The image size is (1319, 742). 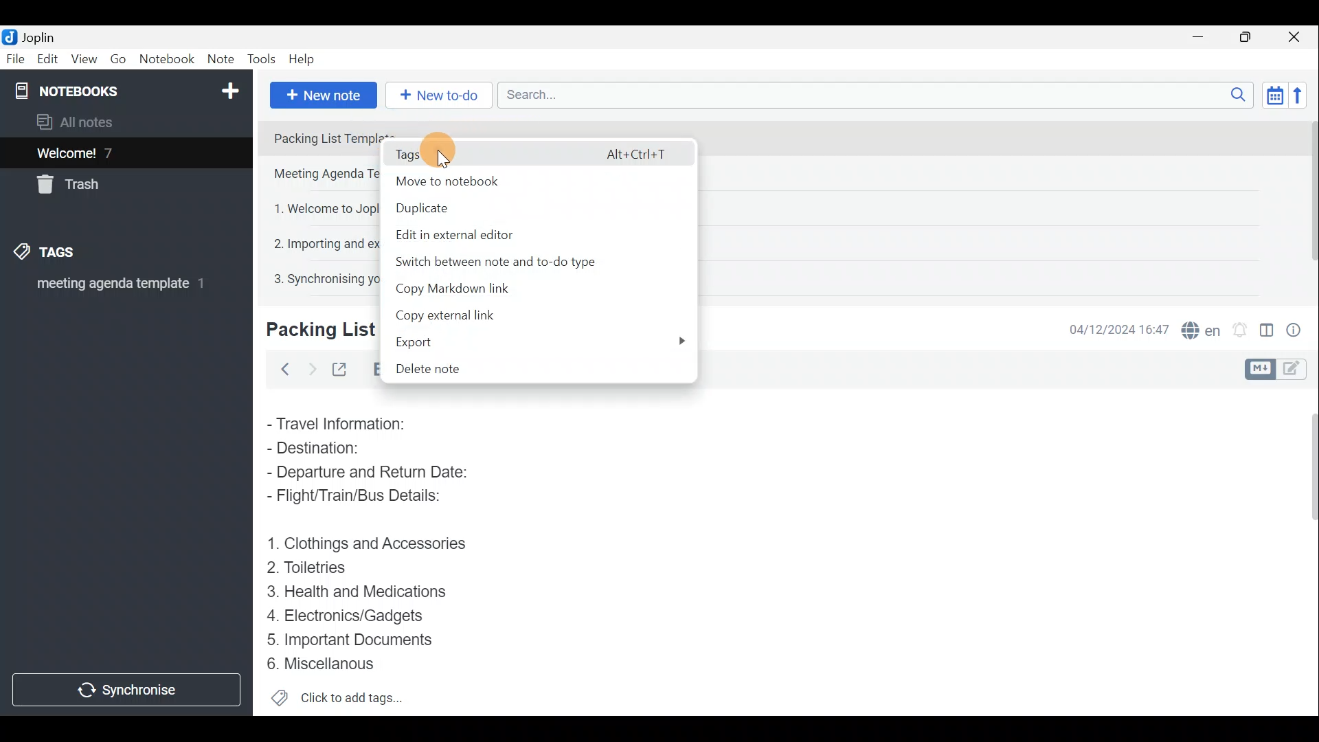 I want to click on Note 3, so click(x=306, y=207).